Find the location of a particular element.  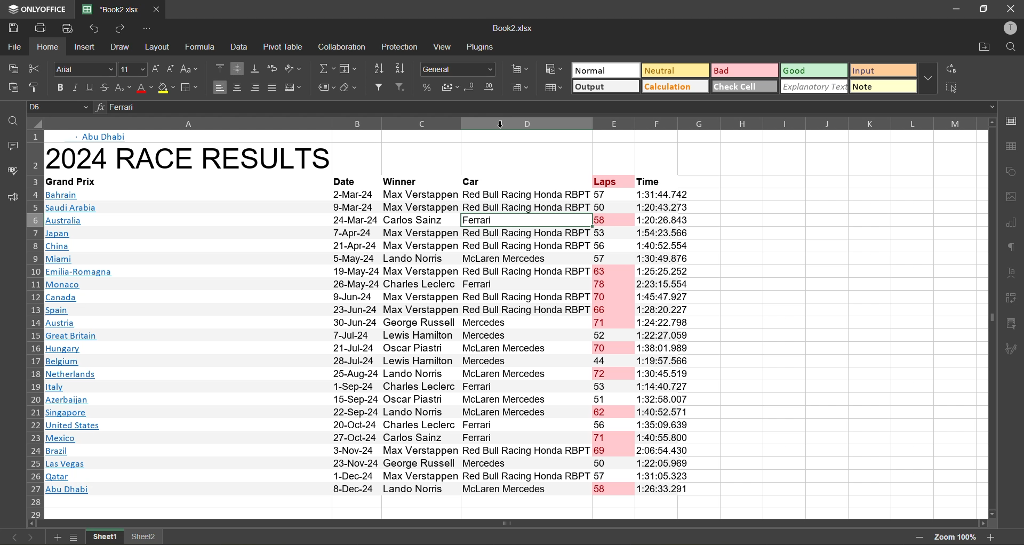

Grand Frix is located at coordinates (76, 182).